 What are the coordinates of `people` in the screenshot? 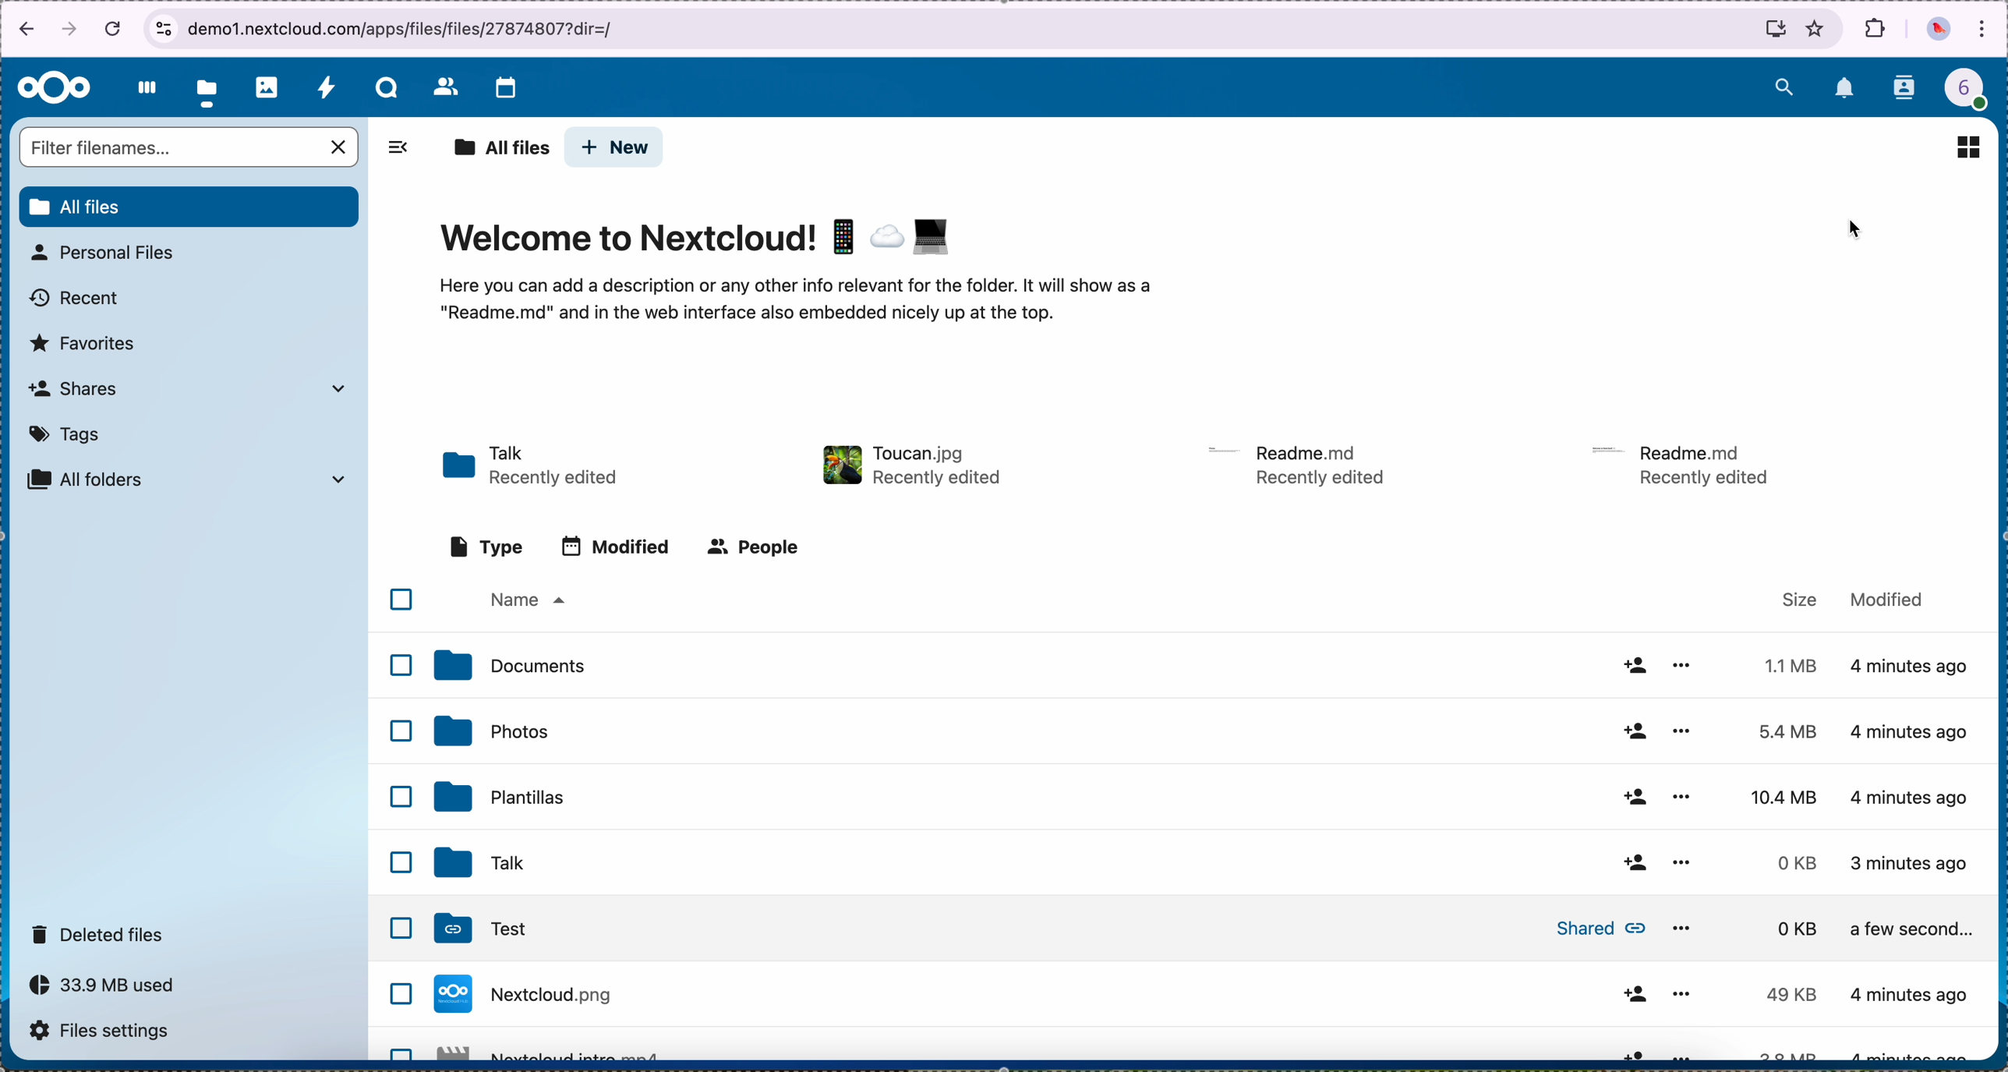 It's located at (751, 547).